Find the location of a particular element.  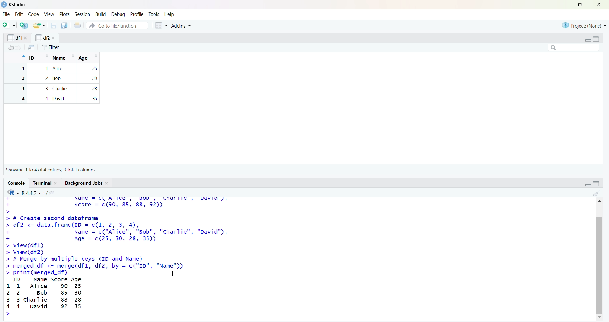

code is located at coordinates (34, 14).